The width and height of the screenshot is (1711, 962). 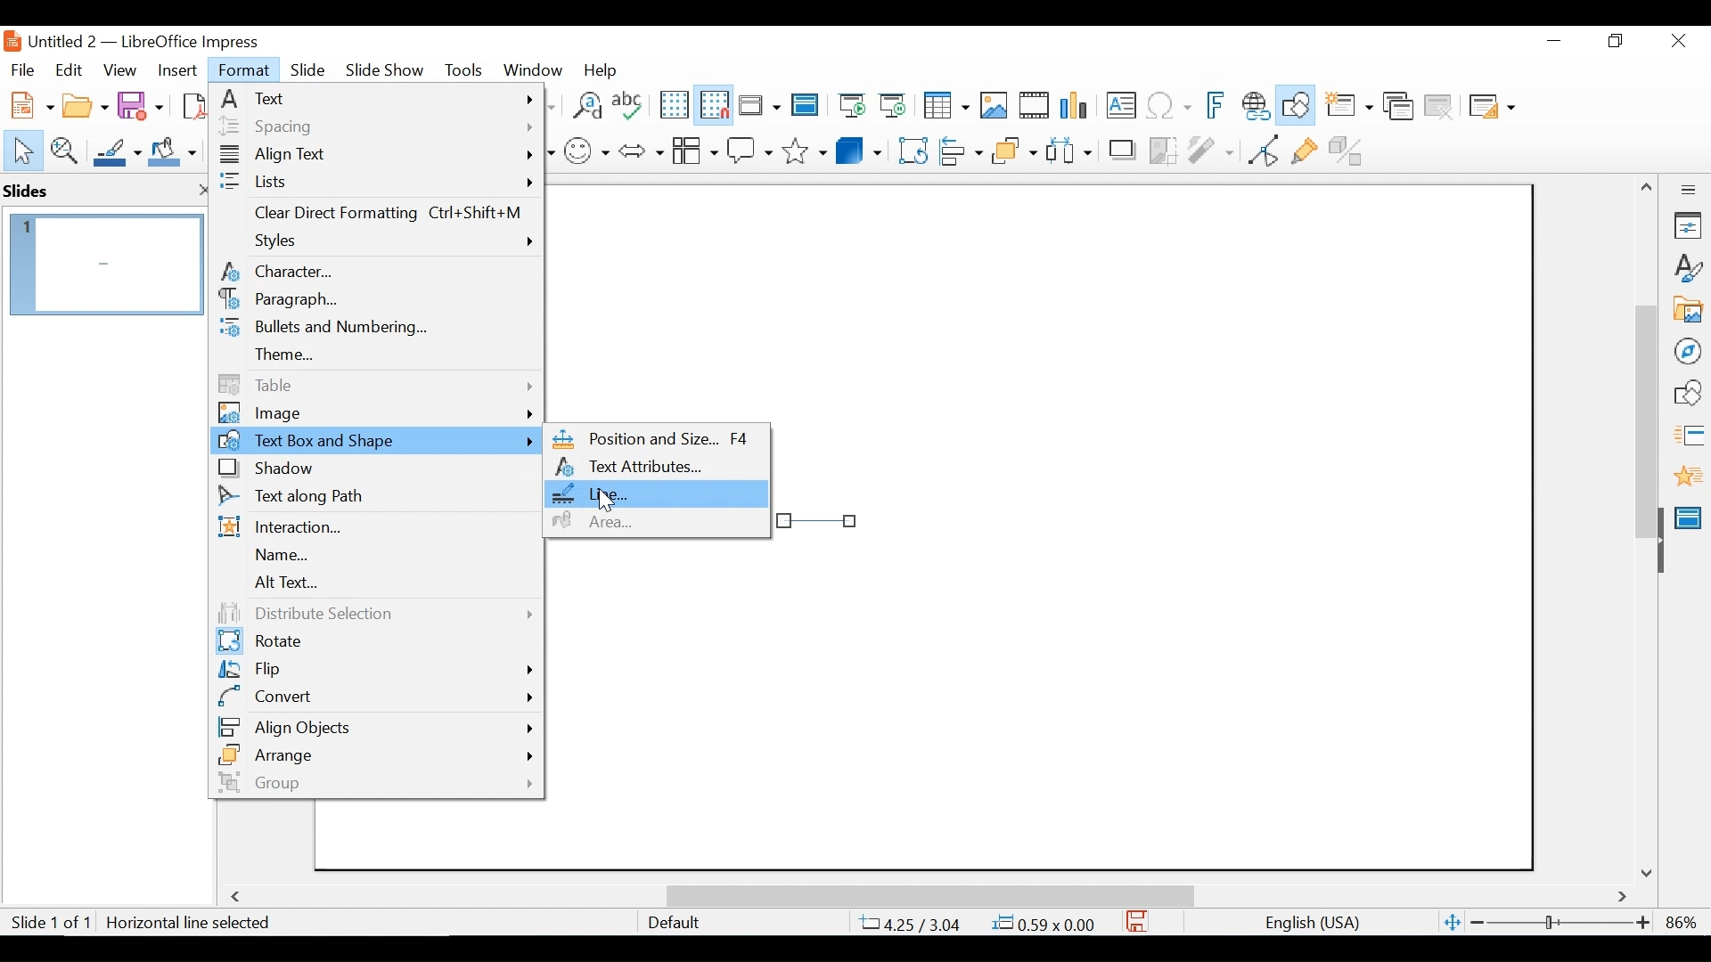 What do you see at coordinates (245, 70) in the screenshot?
I see `Format` at bounding box center [245, 70].